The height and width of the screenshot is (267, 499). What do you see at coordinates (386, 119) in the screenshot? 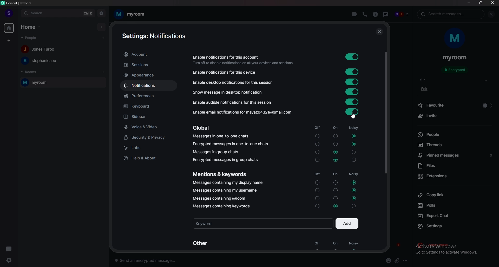
I see `scroll bar` at bounding box center [386, 119].